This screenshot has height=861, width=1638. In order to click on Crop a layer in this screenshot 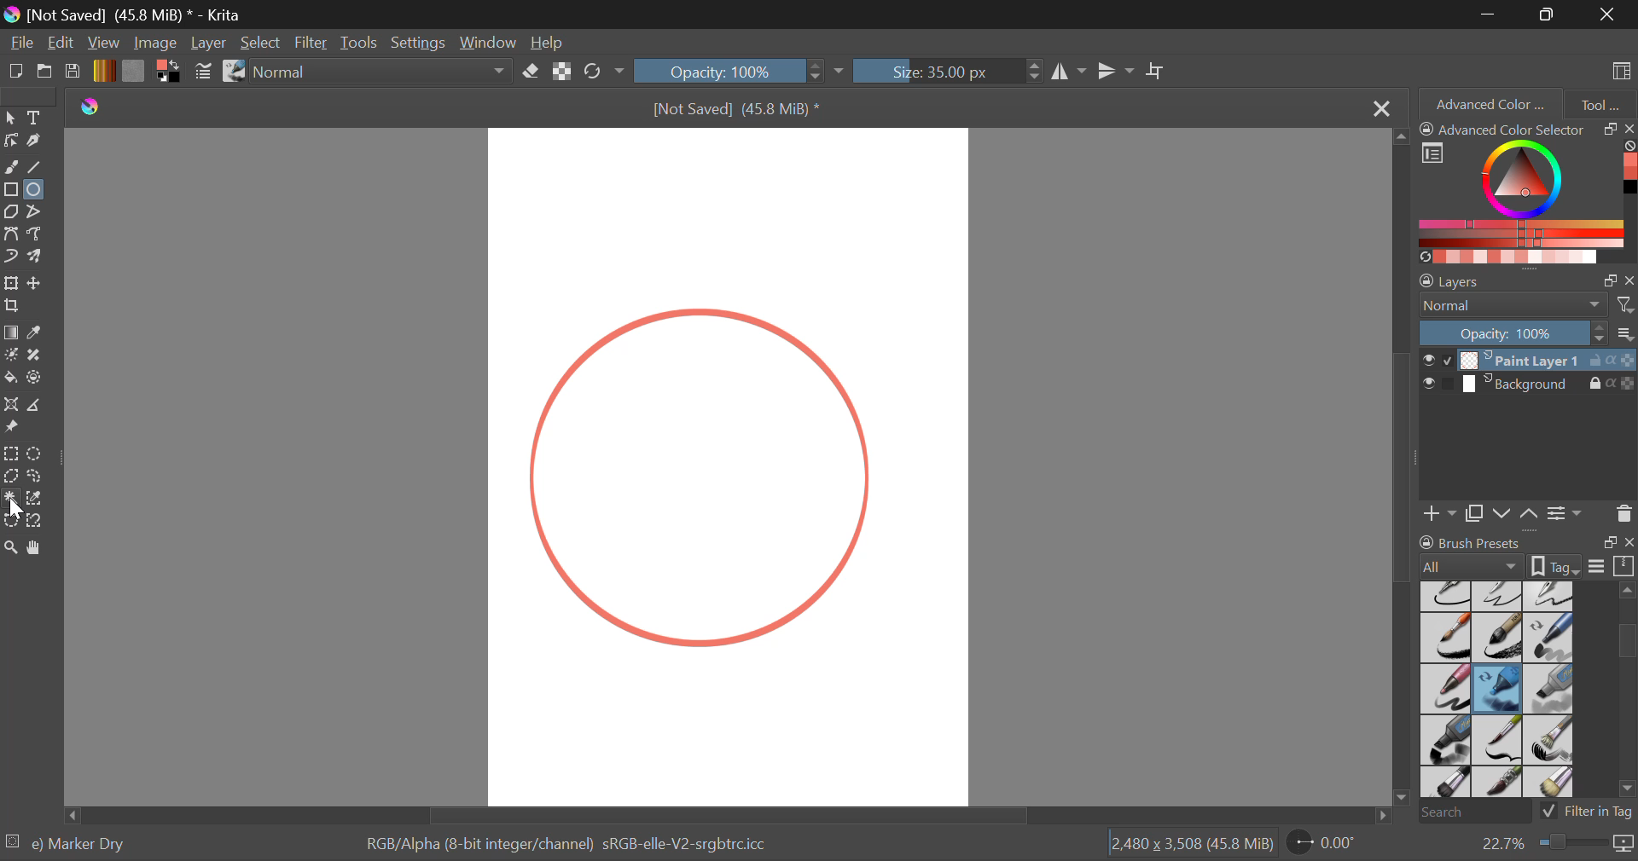, I will do `click(12, 308)`.